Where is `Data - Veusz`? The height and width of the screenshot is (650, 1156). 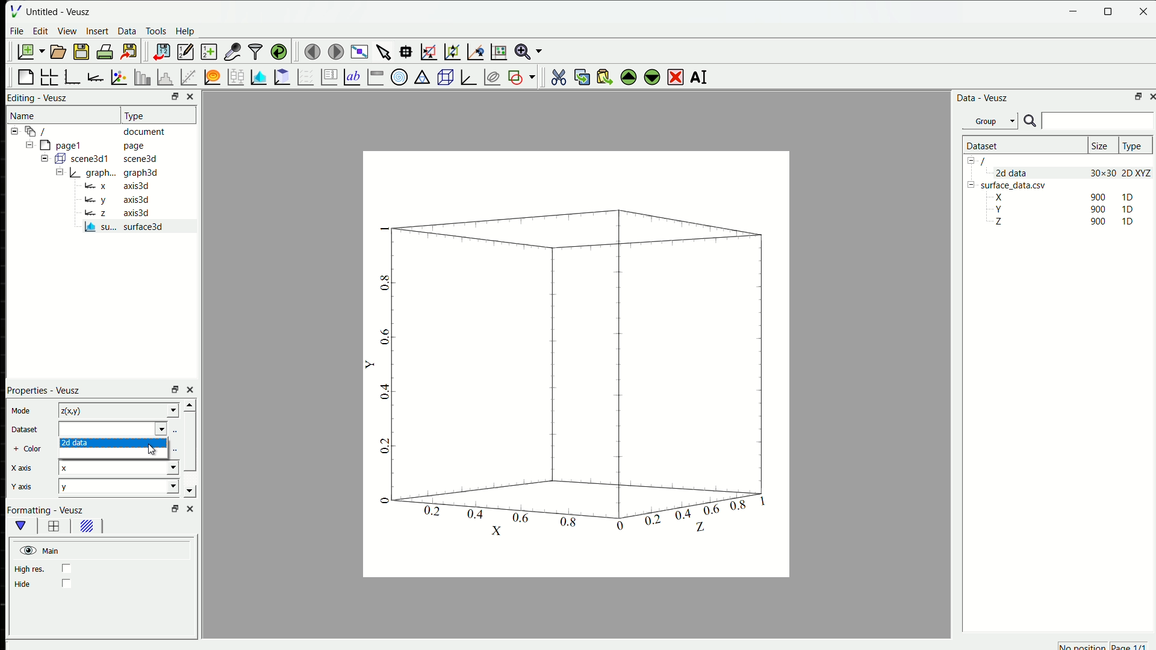 Data - Veusz is located at coordinates (984, 99).